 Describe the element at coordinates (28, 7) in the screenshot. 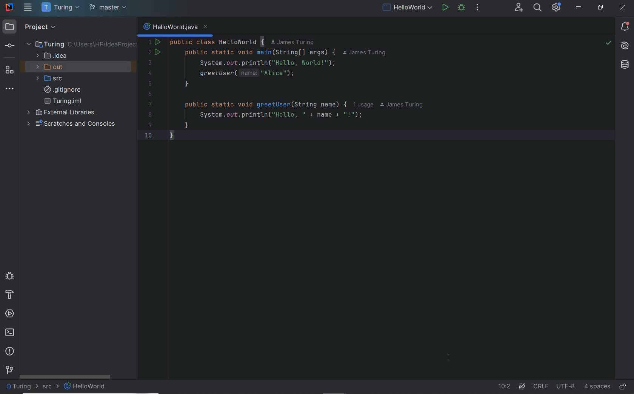

I see `main menu` at that location.